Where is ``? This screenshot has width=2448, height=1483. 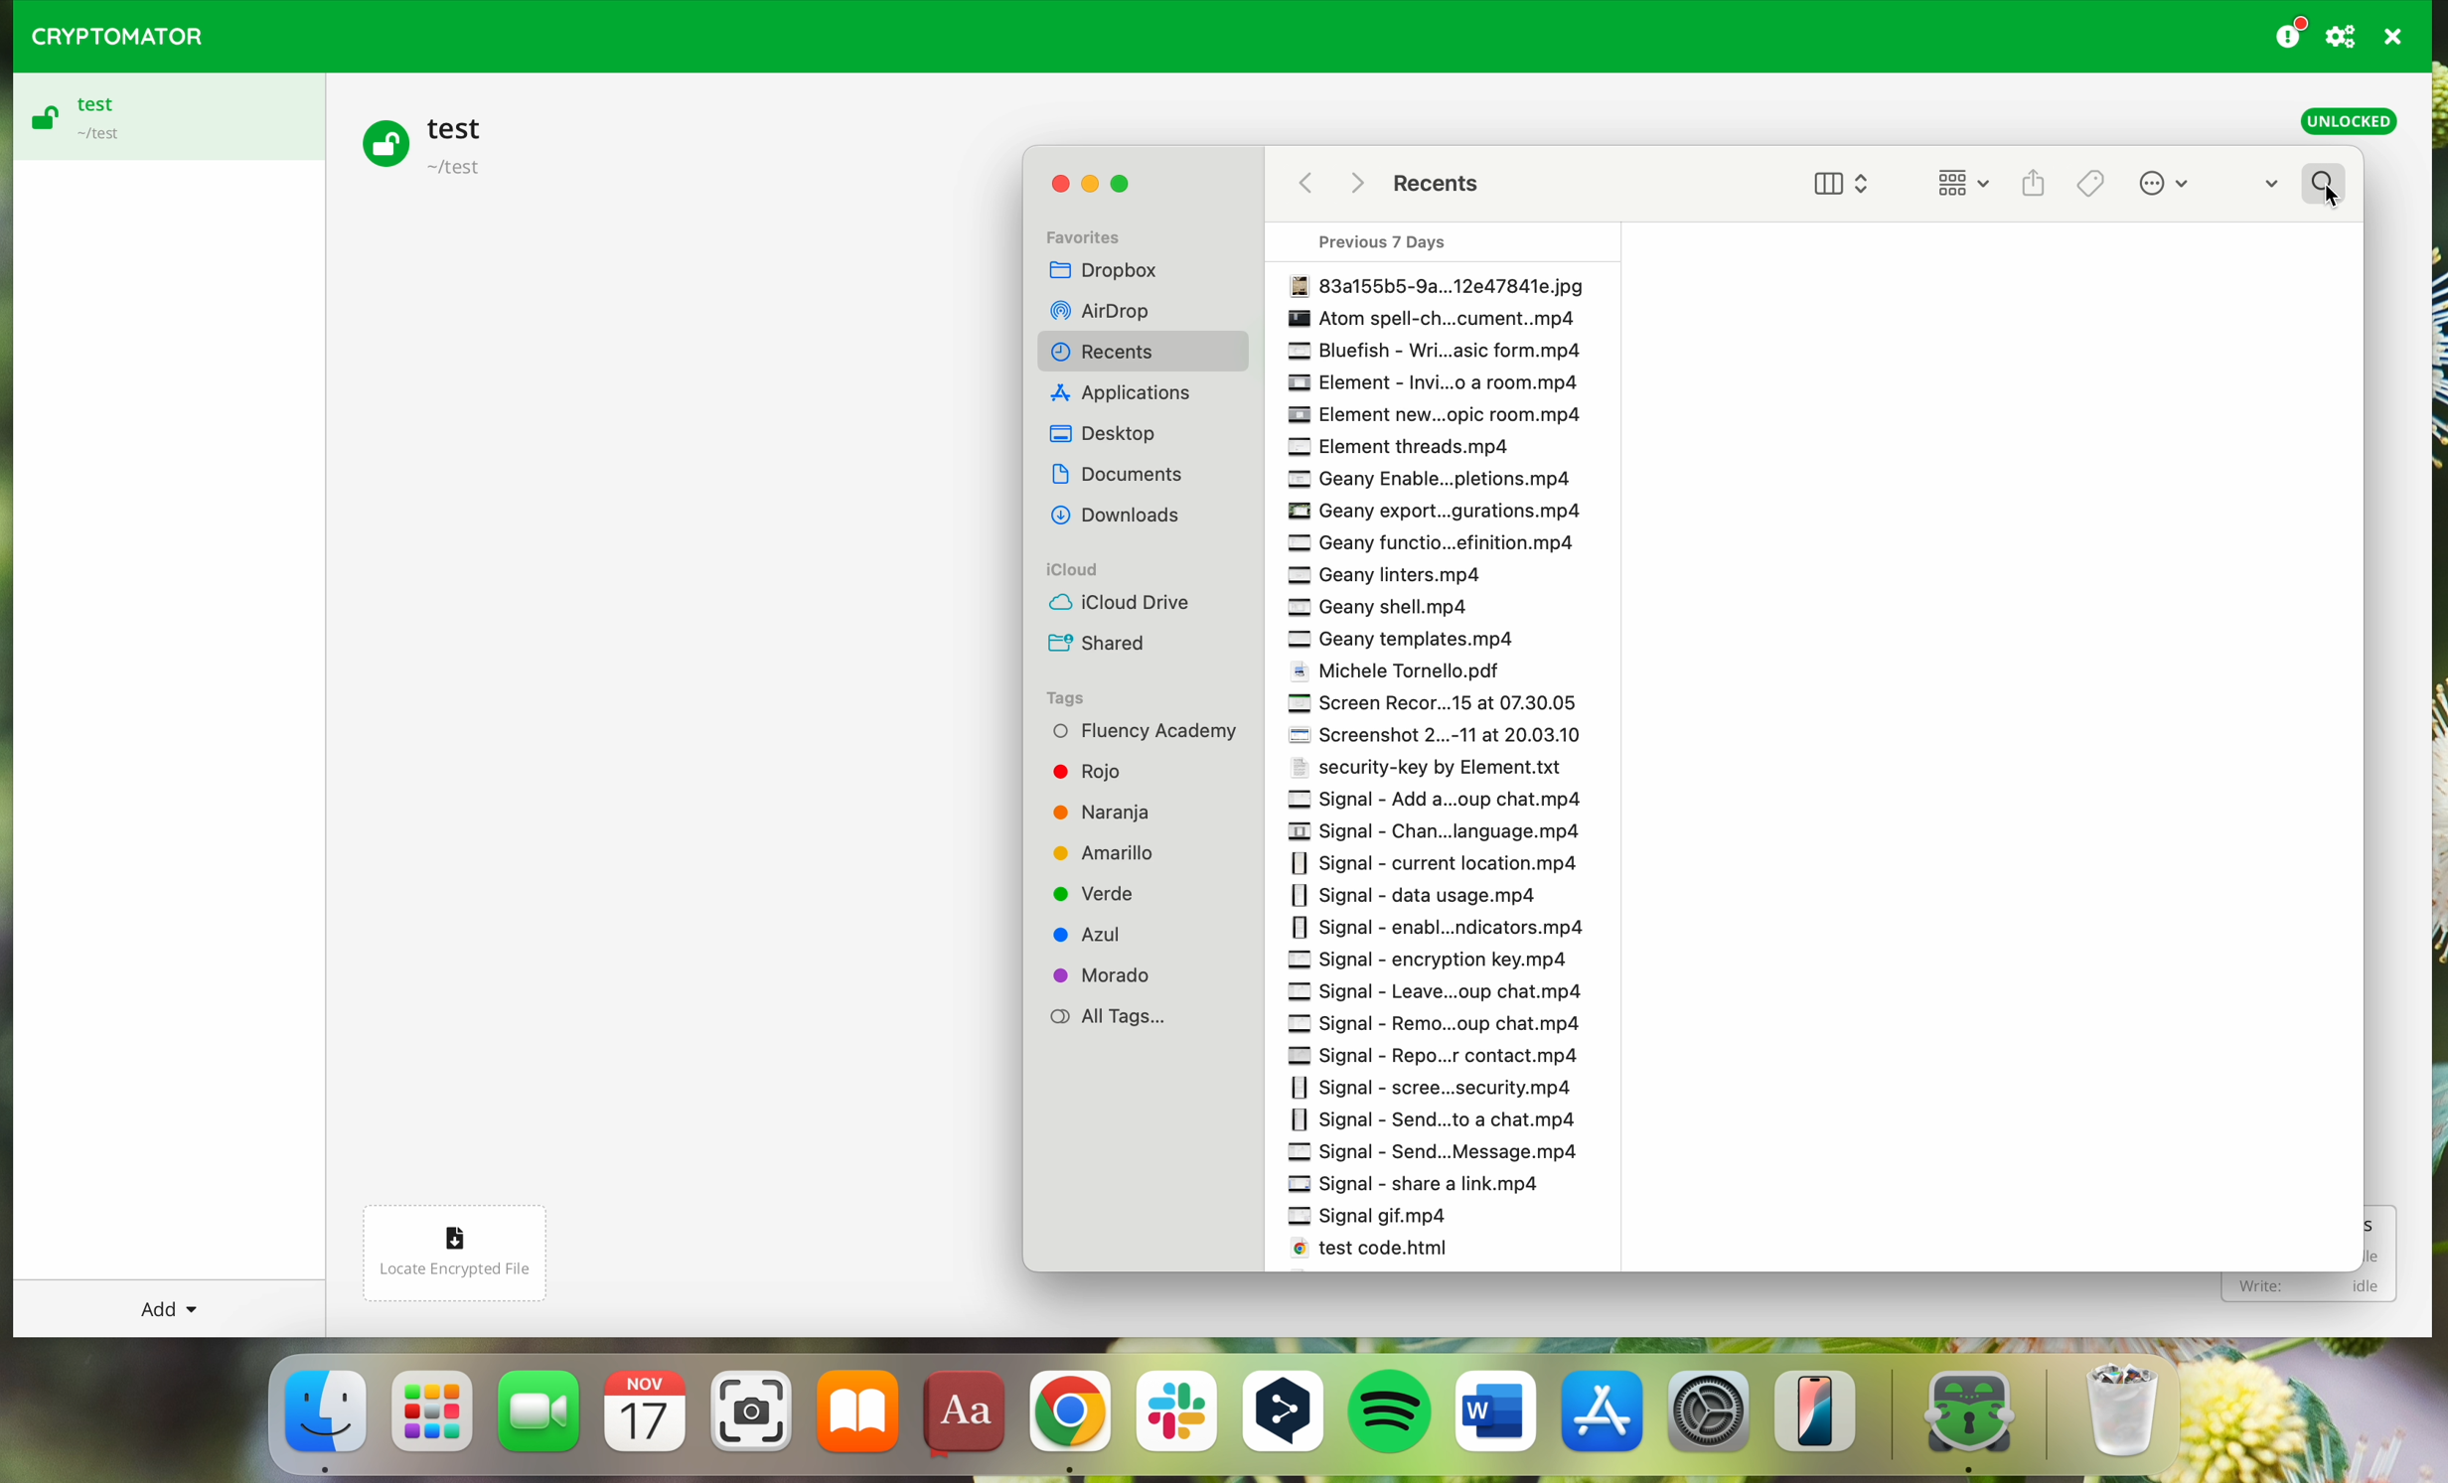  is located at coordinates (1436, 316).